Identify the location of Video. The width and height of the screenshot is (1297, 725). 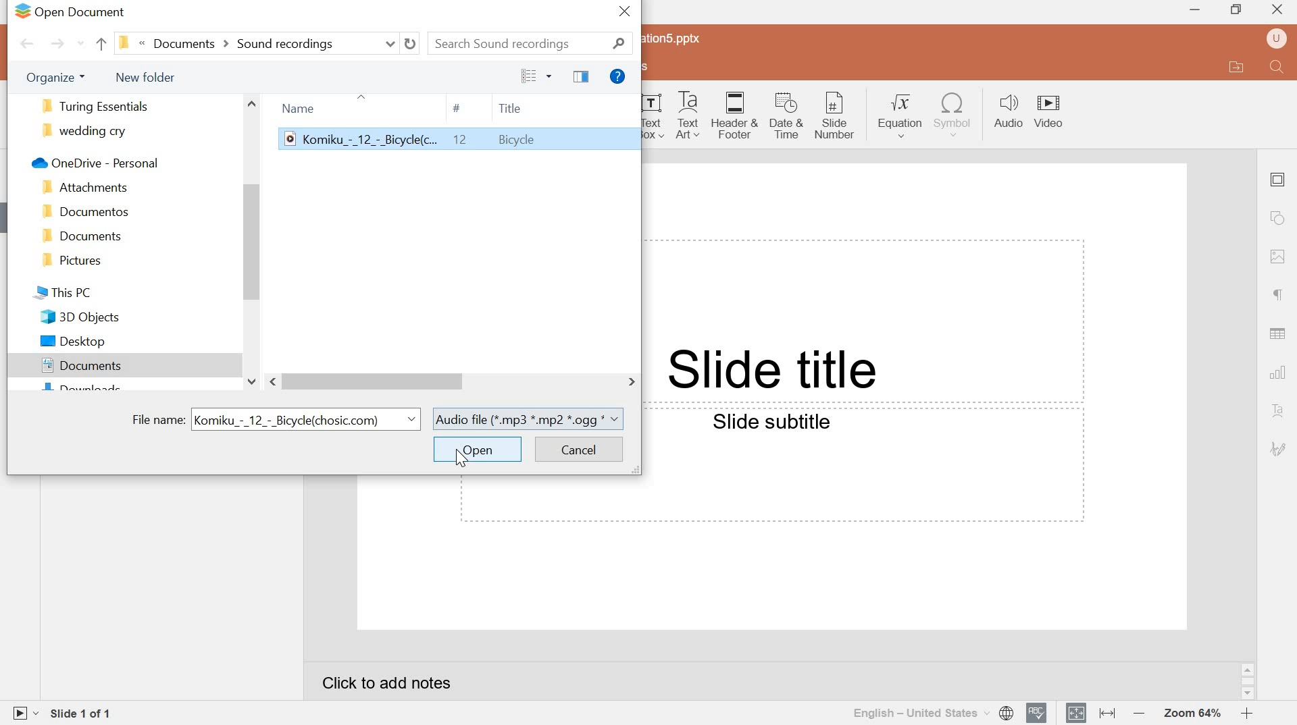
(1048, 103).